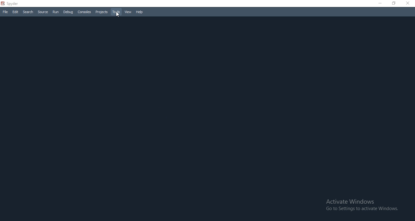 Image resolution: width=415 pixels, height=221 pixels. What do you see at coordinates (409, 4) in the screenshot?
I see `close` at bounding box center [409, 4].